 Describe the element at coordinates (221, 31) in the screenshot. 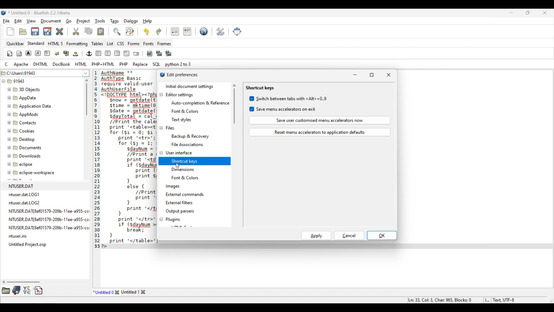

I see `Edit preferences, highlighted by cursor` at that location.